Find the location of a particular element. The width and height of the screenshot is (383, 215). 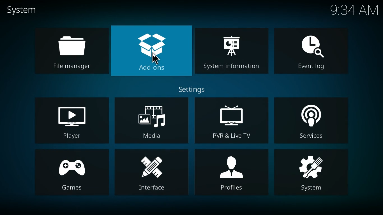

system is located at coordinates (24, 11).